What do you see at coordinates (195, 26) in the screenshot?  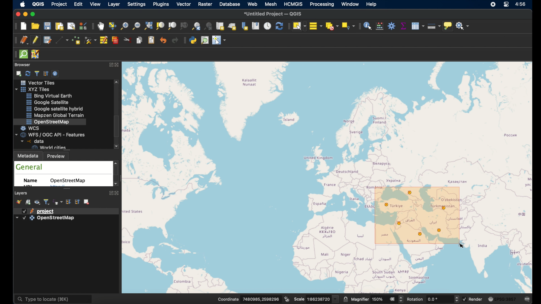 I see `zoom last` at bounding box center [195, 26].